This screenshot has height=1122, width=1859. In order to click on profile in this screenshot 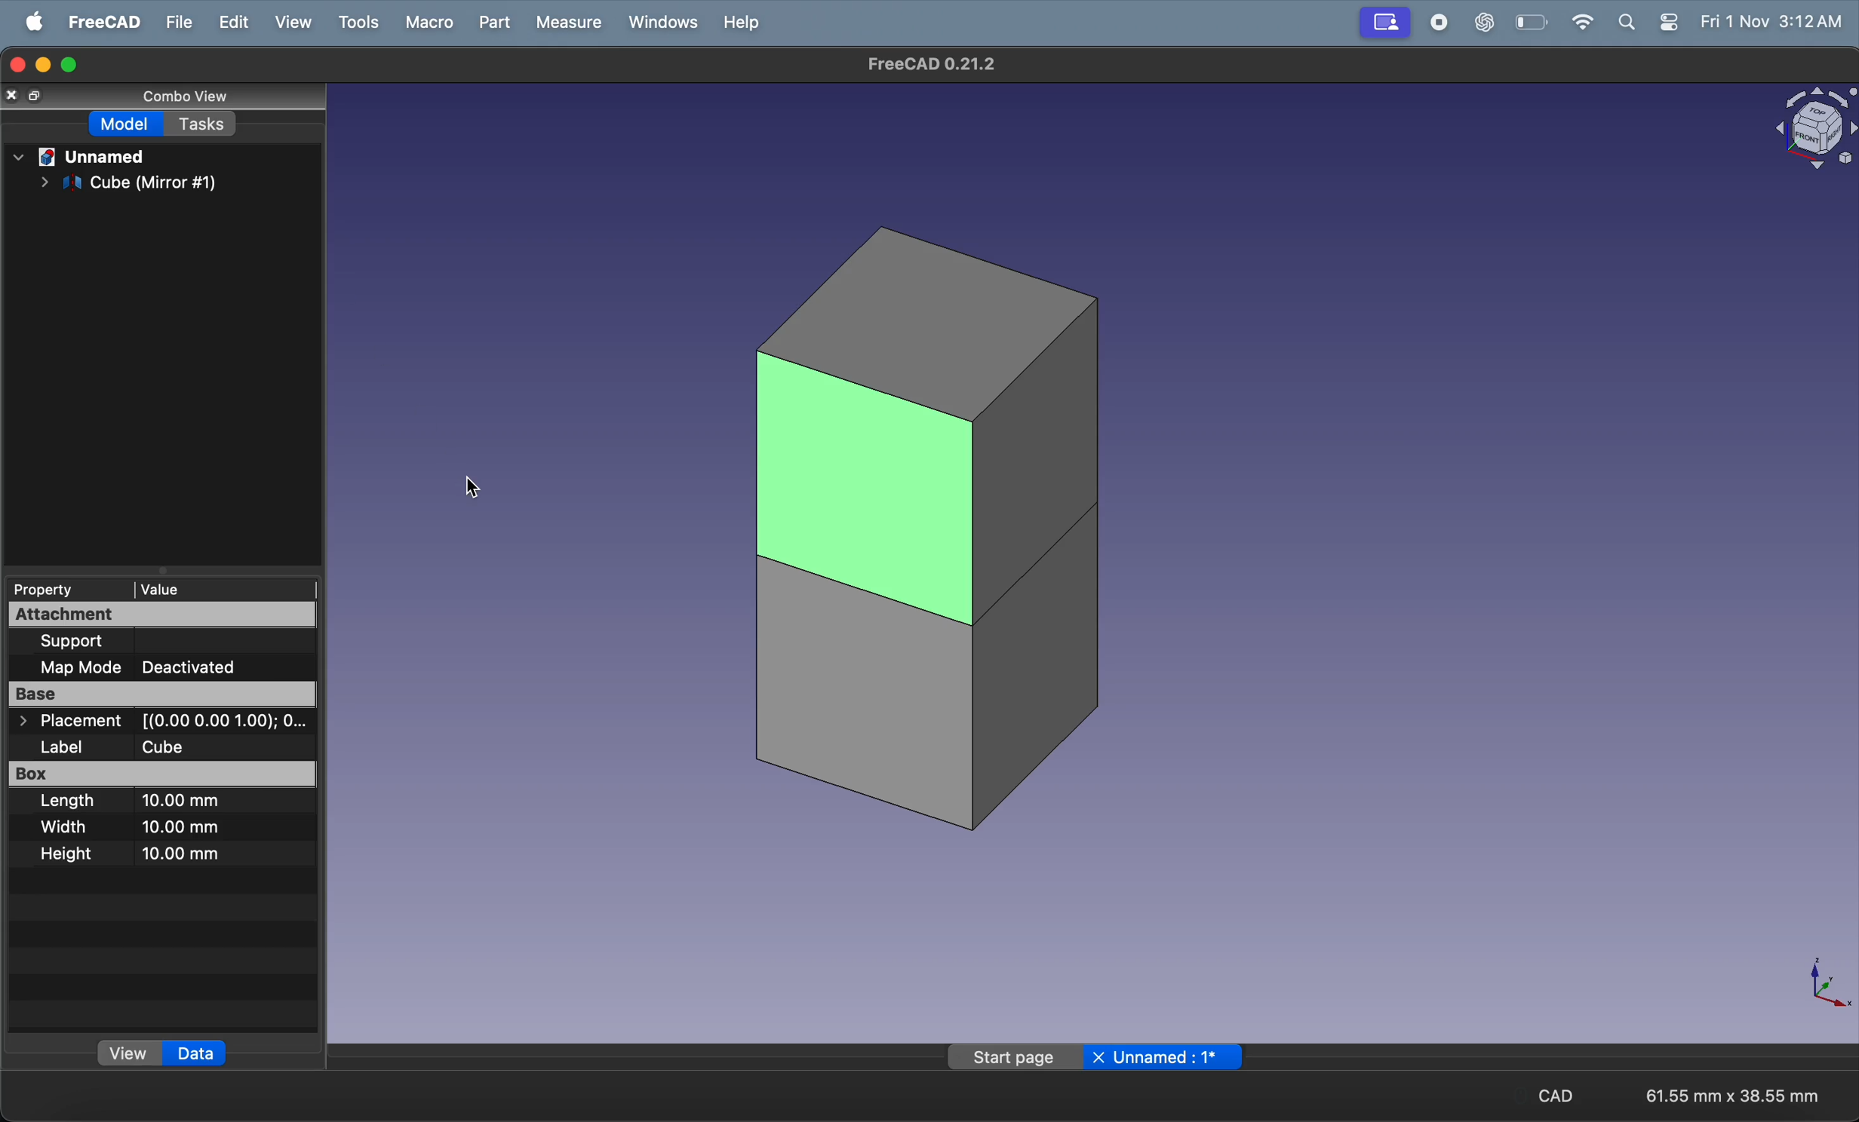, I will do `click(1383, 23)`.